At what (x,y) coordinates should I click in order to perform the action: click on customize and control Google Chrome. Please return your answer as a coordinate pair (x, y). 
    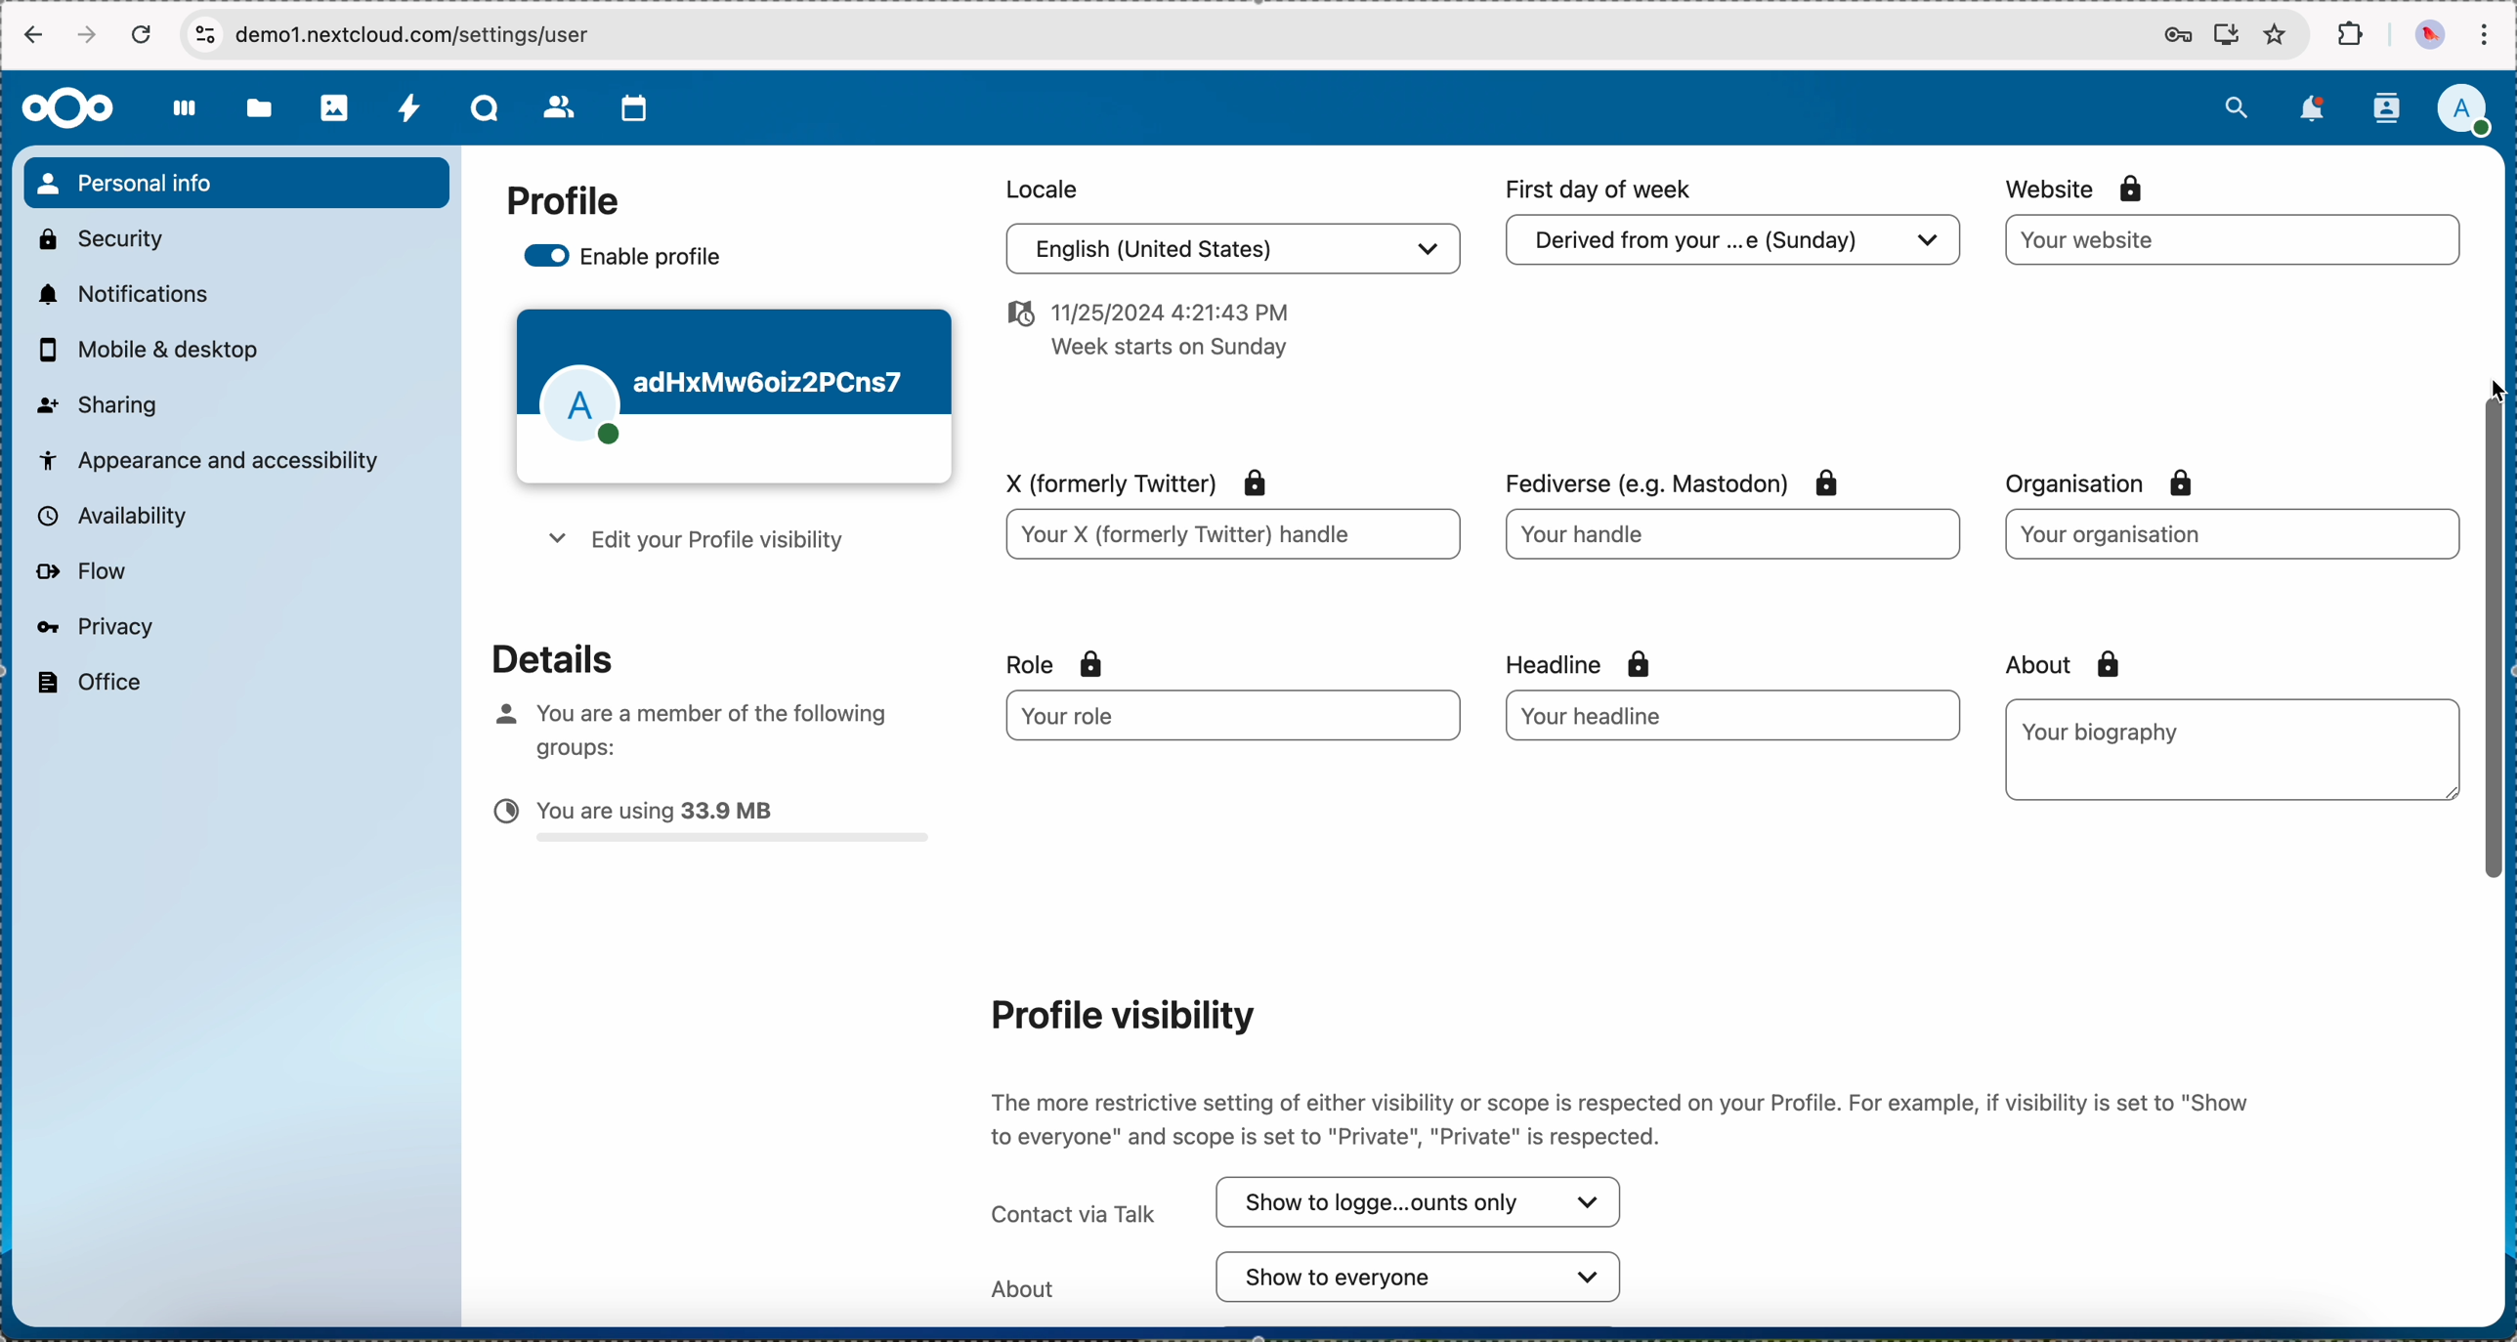
    Looking at the image, I should click on (2484, 35).